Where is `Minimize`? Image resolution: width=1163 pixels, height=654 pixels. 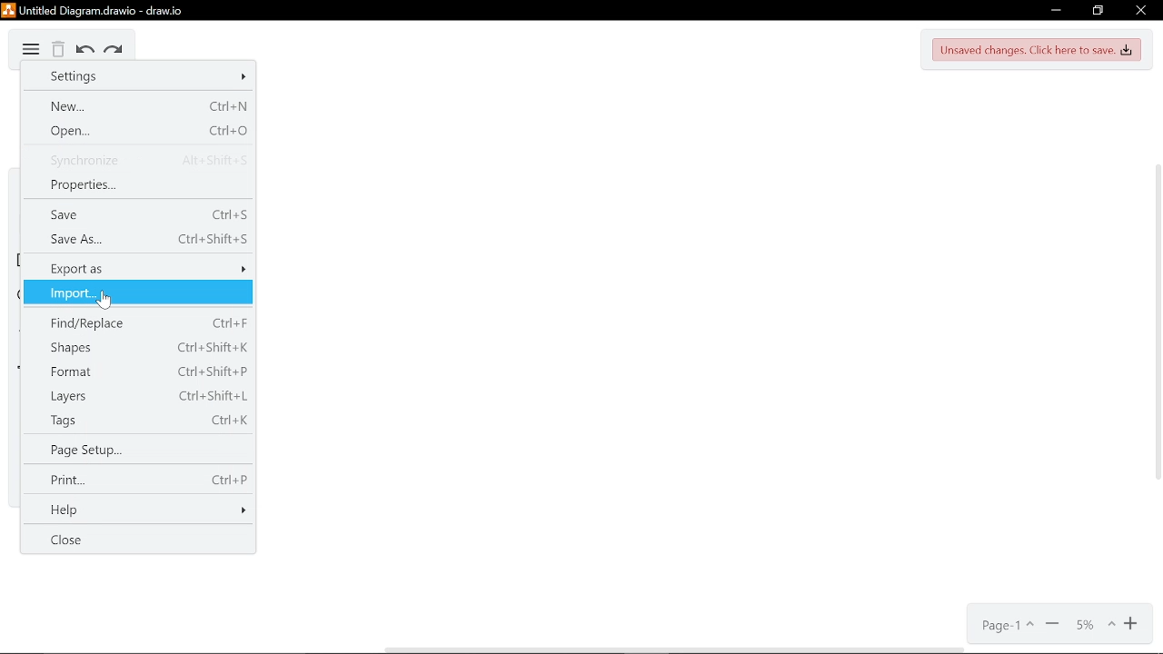
Minimize is located at coordinates (1058, 9).